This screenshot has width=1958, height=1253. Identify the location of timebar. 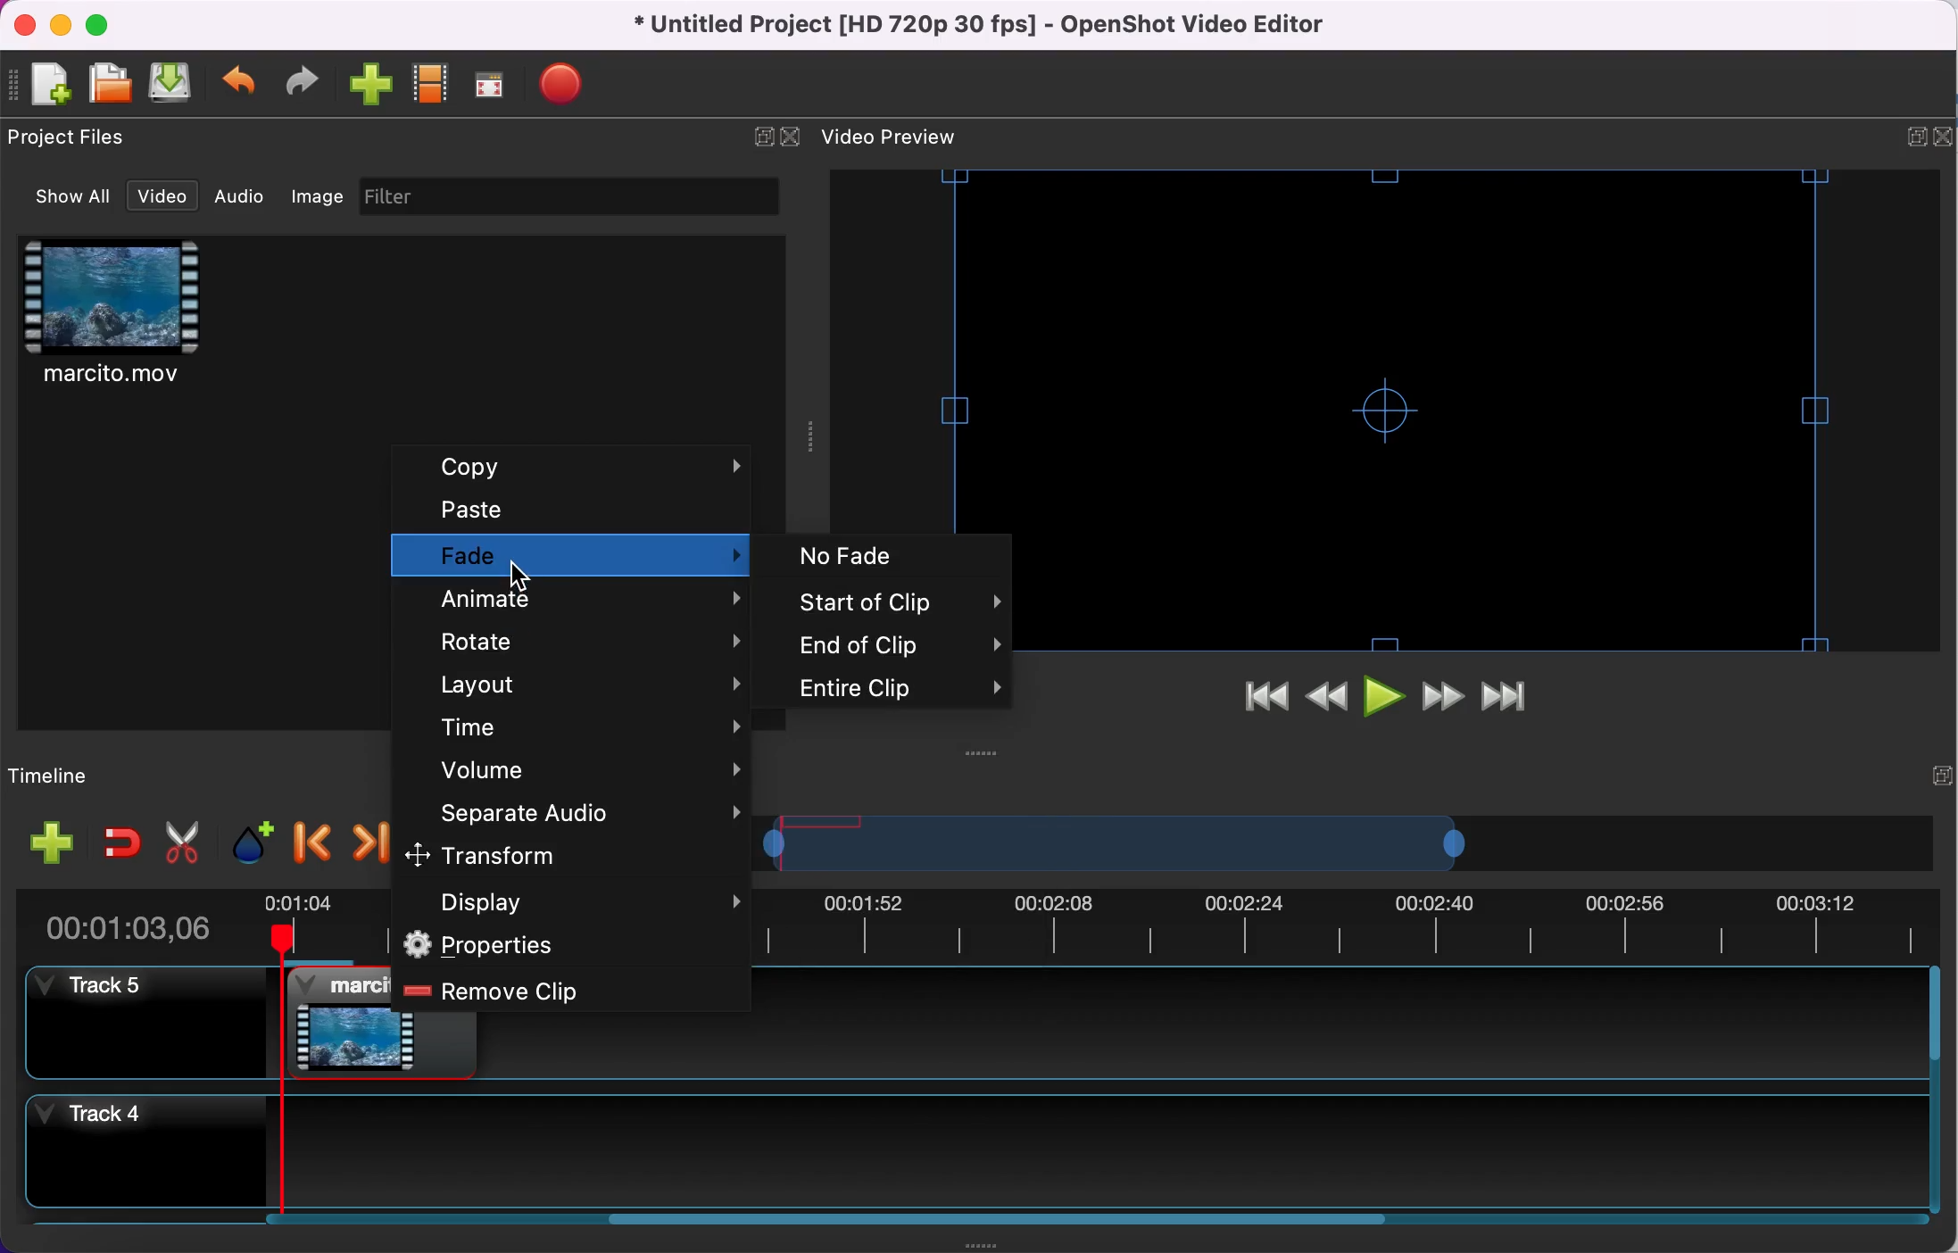
(329, 926).